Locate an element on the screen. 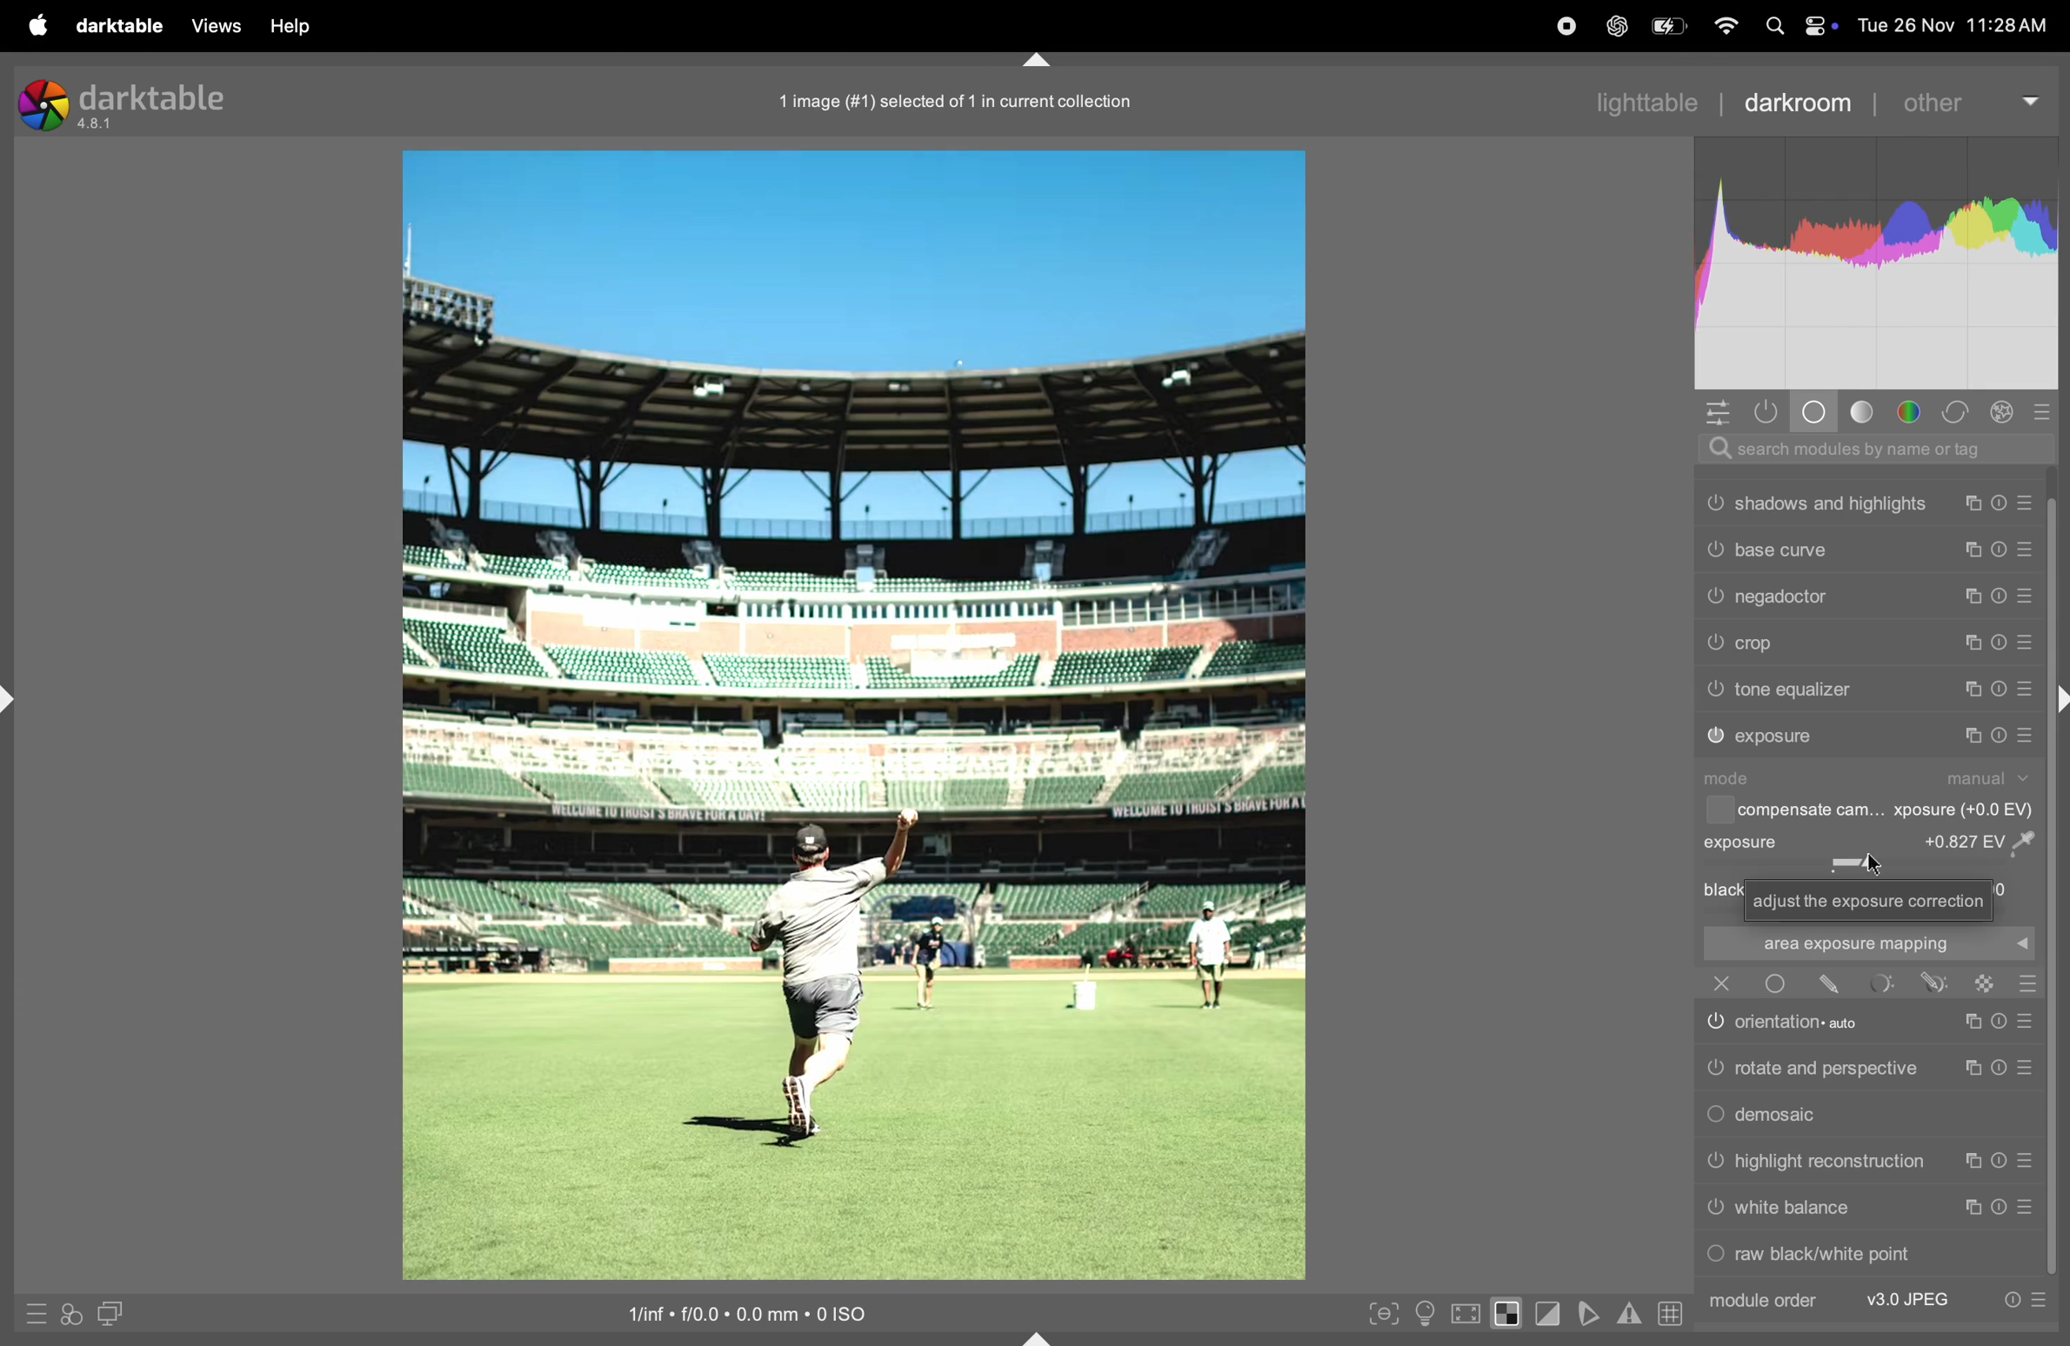 The width and height of the screenshot is (2070, 1346). expand or collapse  is located at coordinates (1036, 57).